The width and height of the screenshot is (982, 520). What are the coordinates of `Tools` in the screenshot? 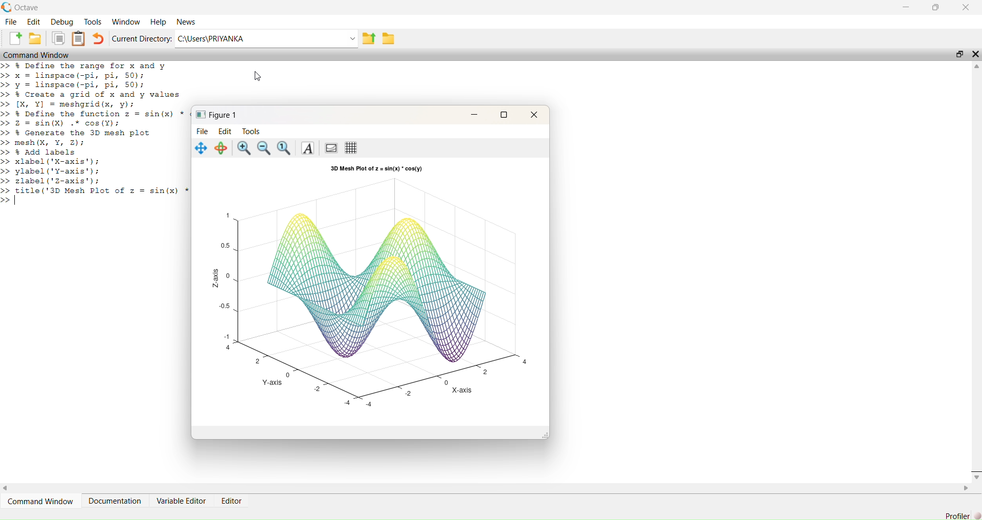 It's located at (251, 131).